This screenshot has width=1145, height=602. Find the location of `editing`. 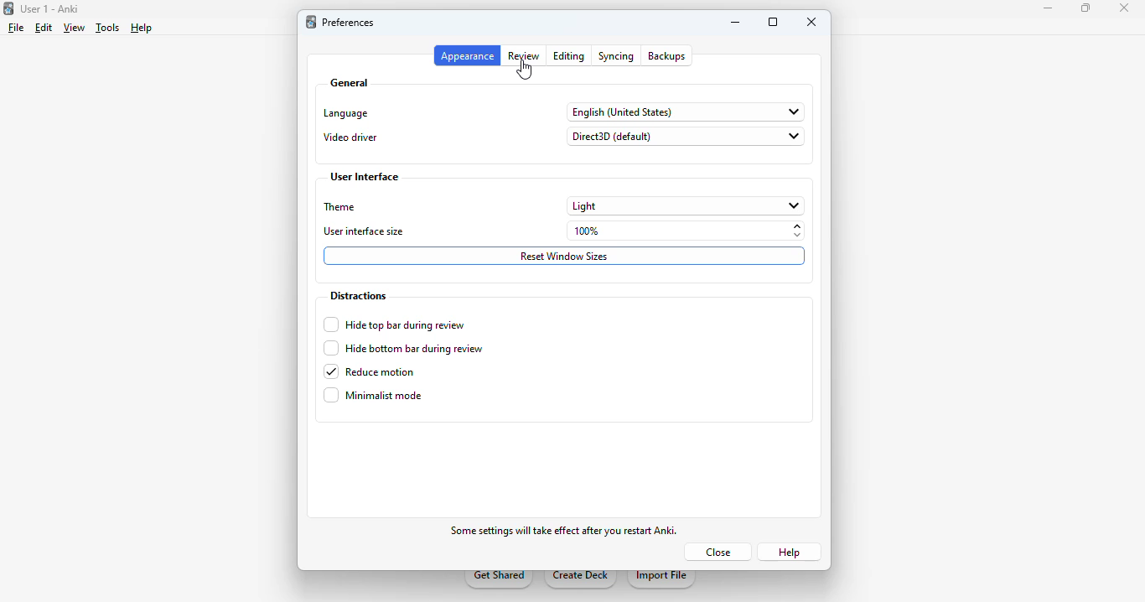

editing is located at coordinates (569, 56).